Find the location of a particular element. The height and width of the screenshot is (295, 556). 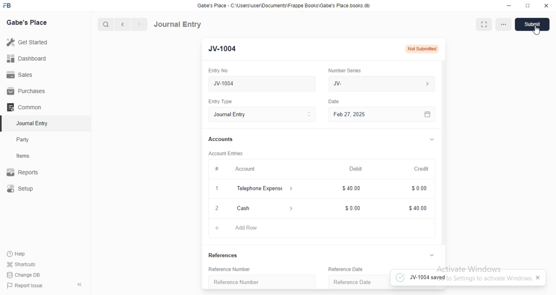

Hide is located at coordinates (430, 255).